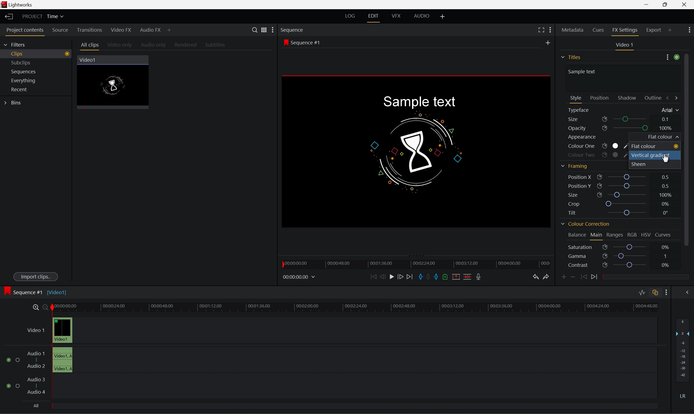 The width and height of the screenshot is (694, 414). I want to click on fx settings, so click(626, 31).